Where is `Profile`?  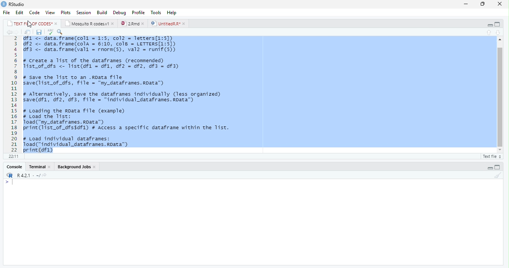 Profile is located at coordinates (139, 12).